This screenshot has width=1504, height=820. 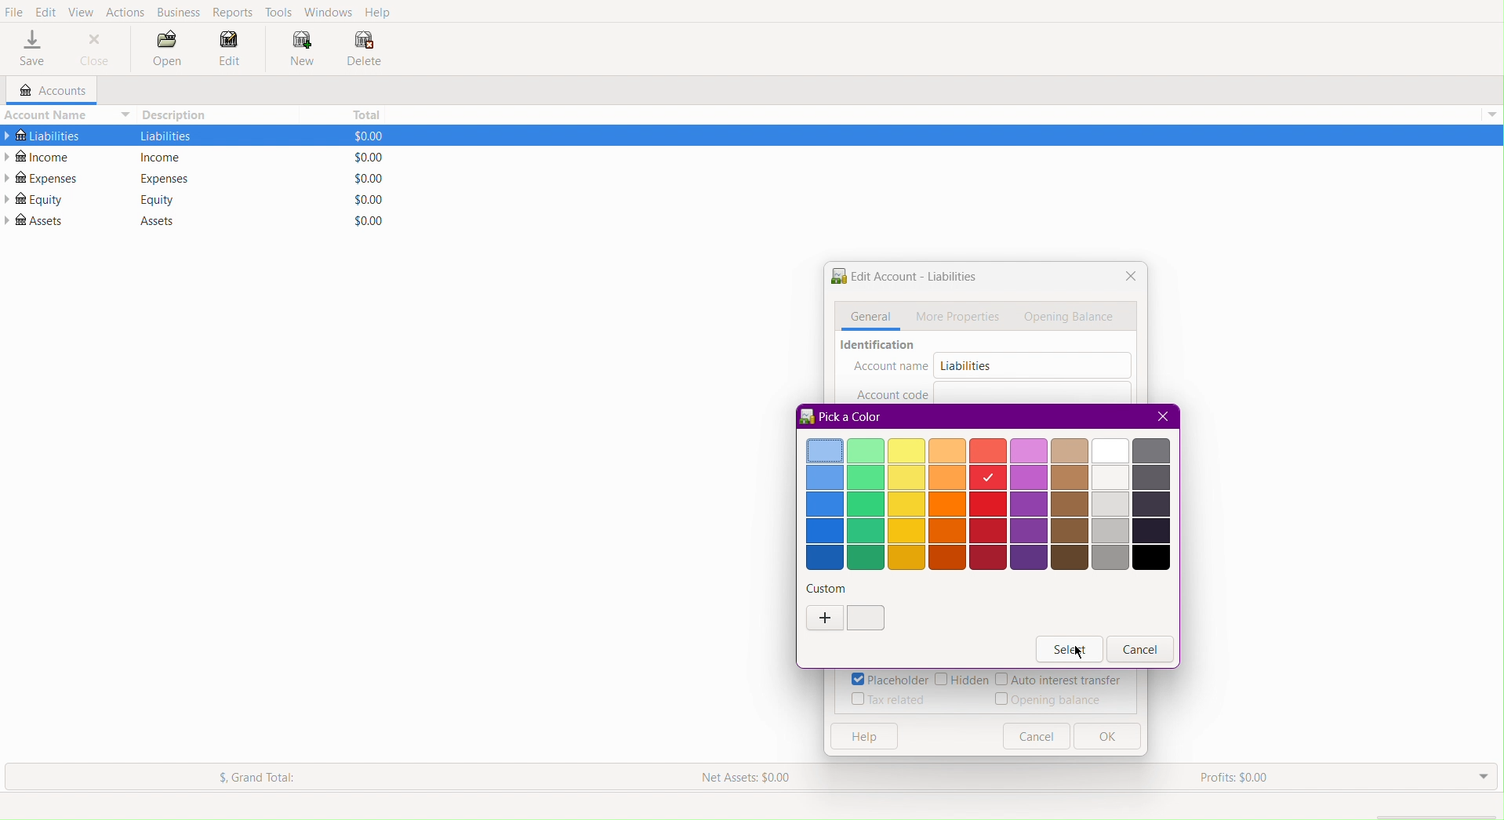 What do you see at coordinates (362, 112) in the screenshot?
I see `Total` at bounding box center [362, 112].